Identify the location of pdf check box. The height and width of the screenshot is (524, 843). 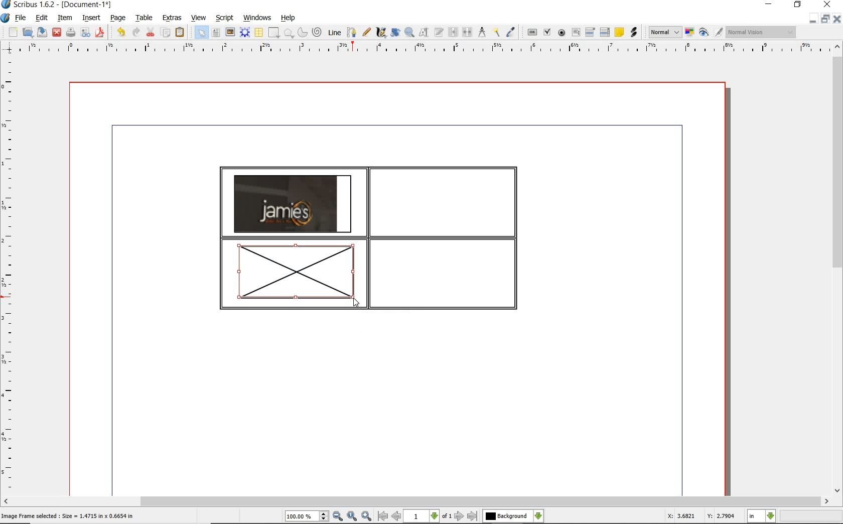
(548, 33).